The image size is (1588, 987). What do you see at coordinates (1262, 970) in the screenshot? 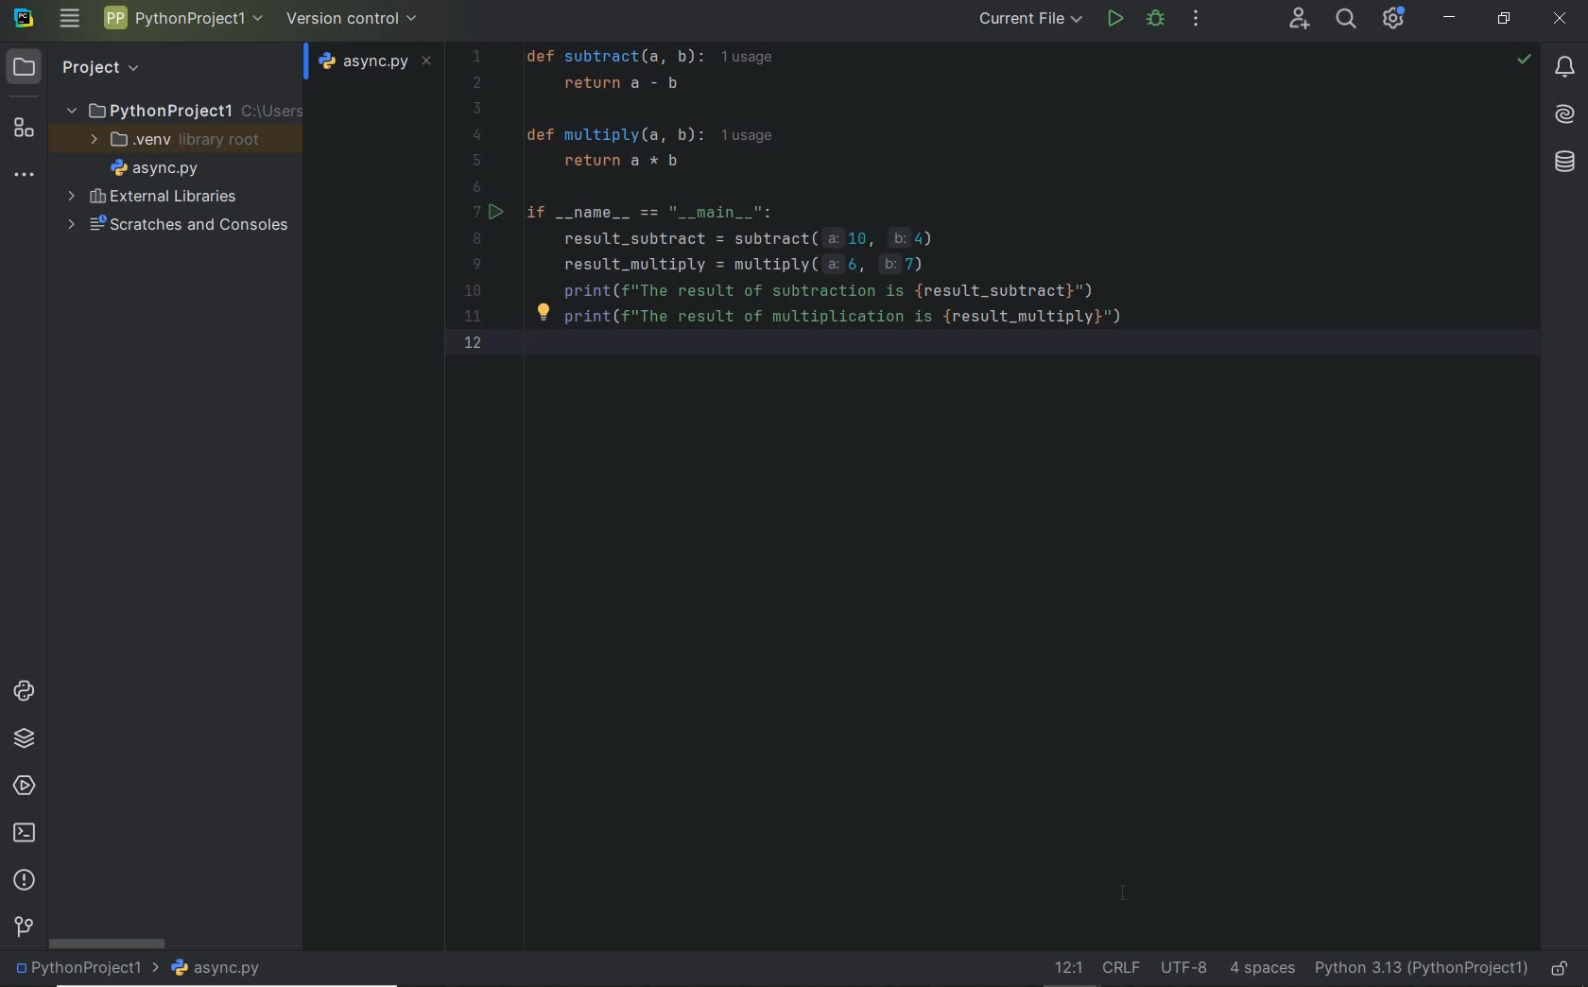
I see `Indent` at bounding box center [1262, 970].